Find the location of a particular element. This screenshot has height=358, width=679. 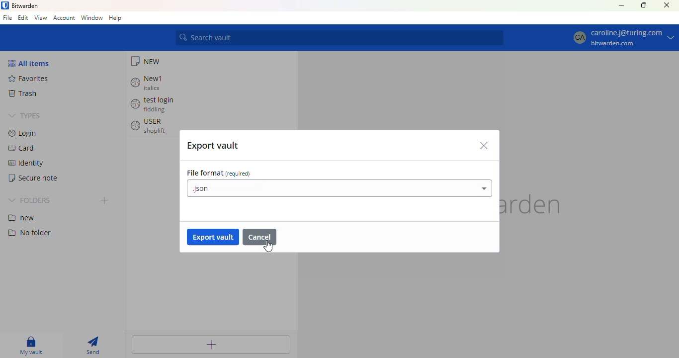

USER      shoplift is located at coordinates (150, 126).